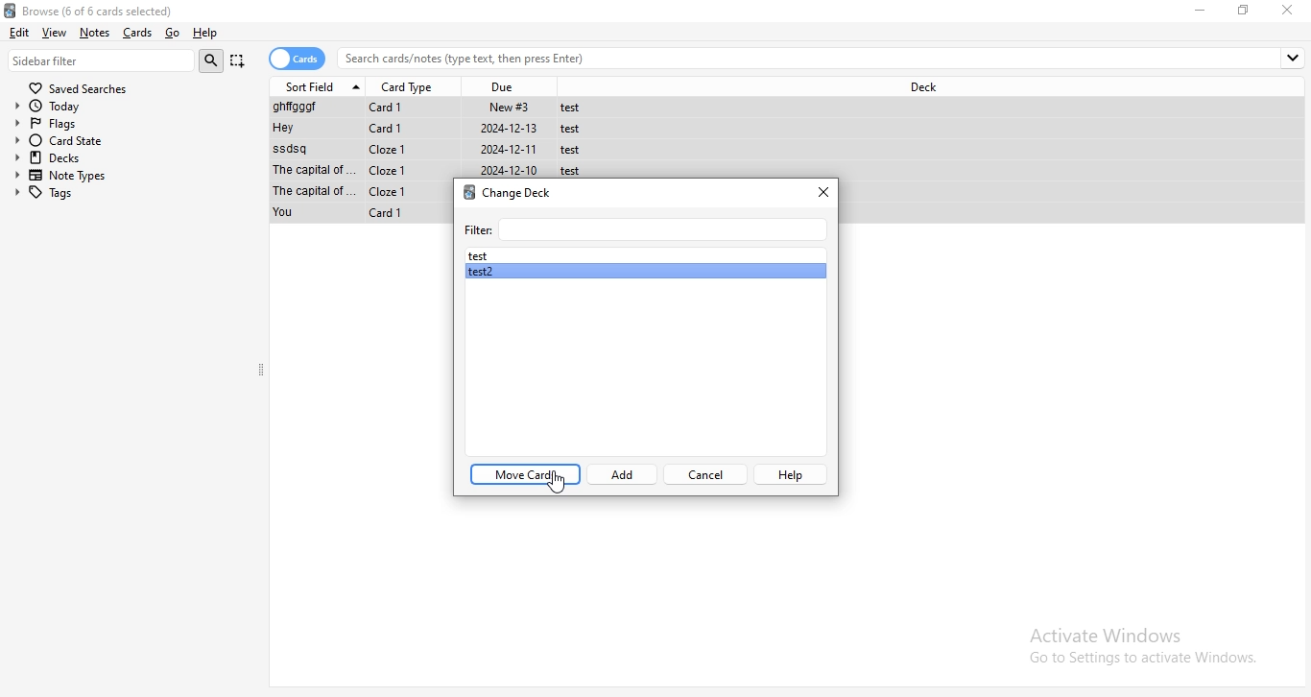  What do you see at coordinates (298, 59) in the screenshot?
I see `cards` at bounding box center [298, 59].